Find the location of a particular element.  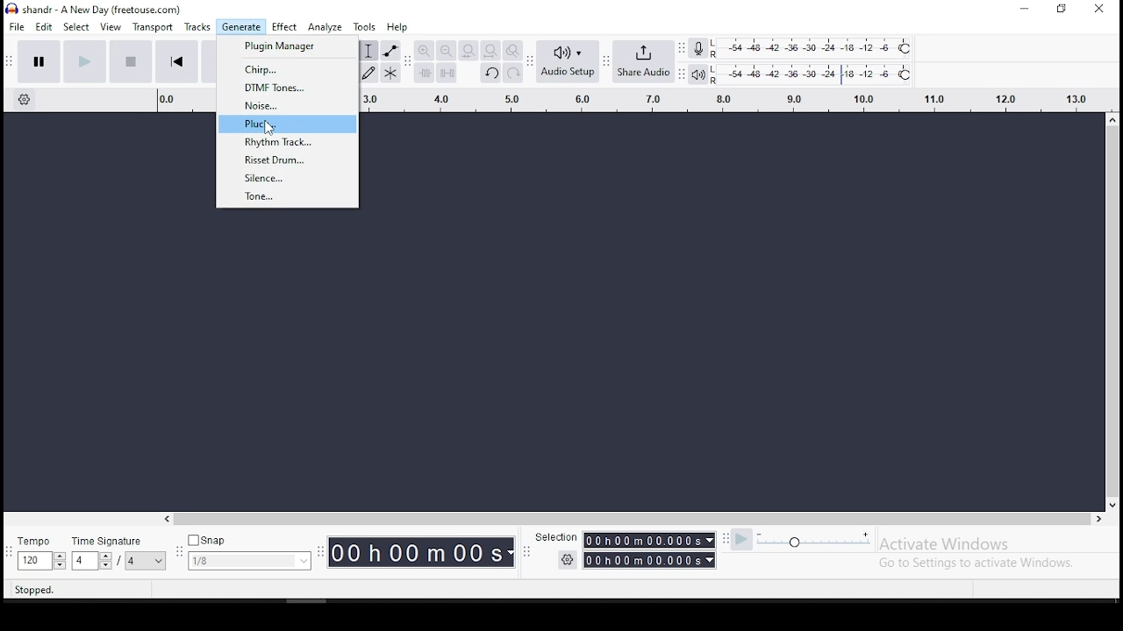

00 h 00m 00 Ss is located at coordinates (422, 552).